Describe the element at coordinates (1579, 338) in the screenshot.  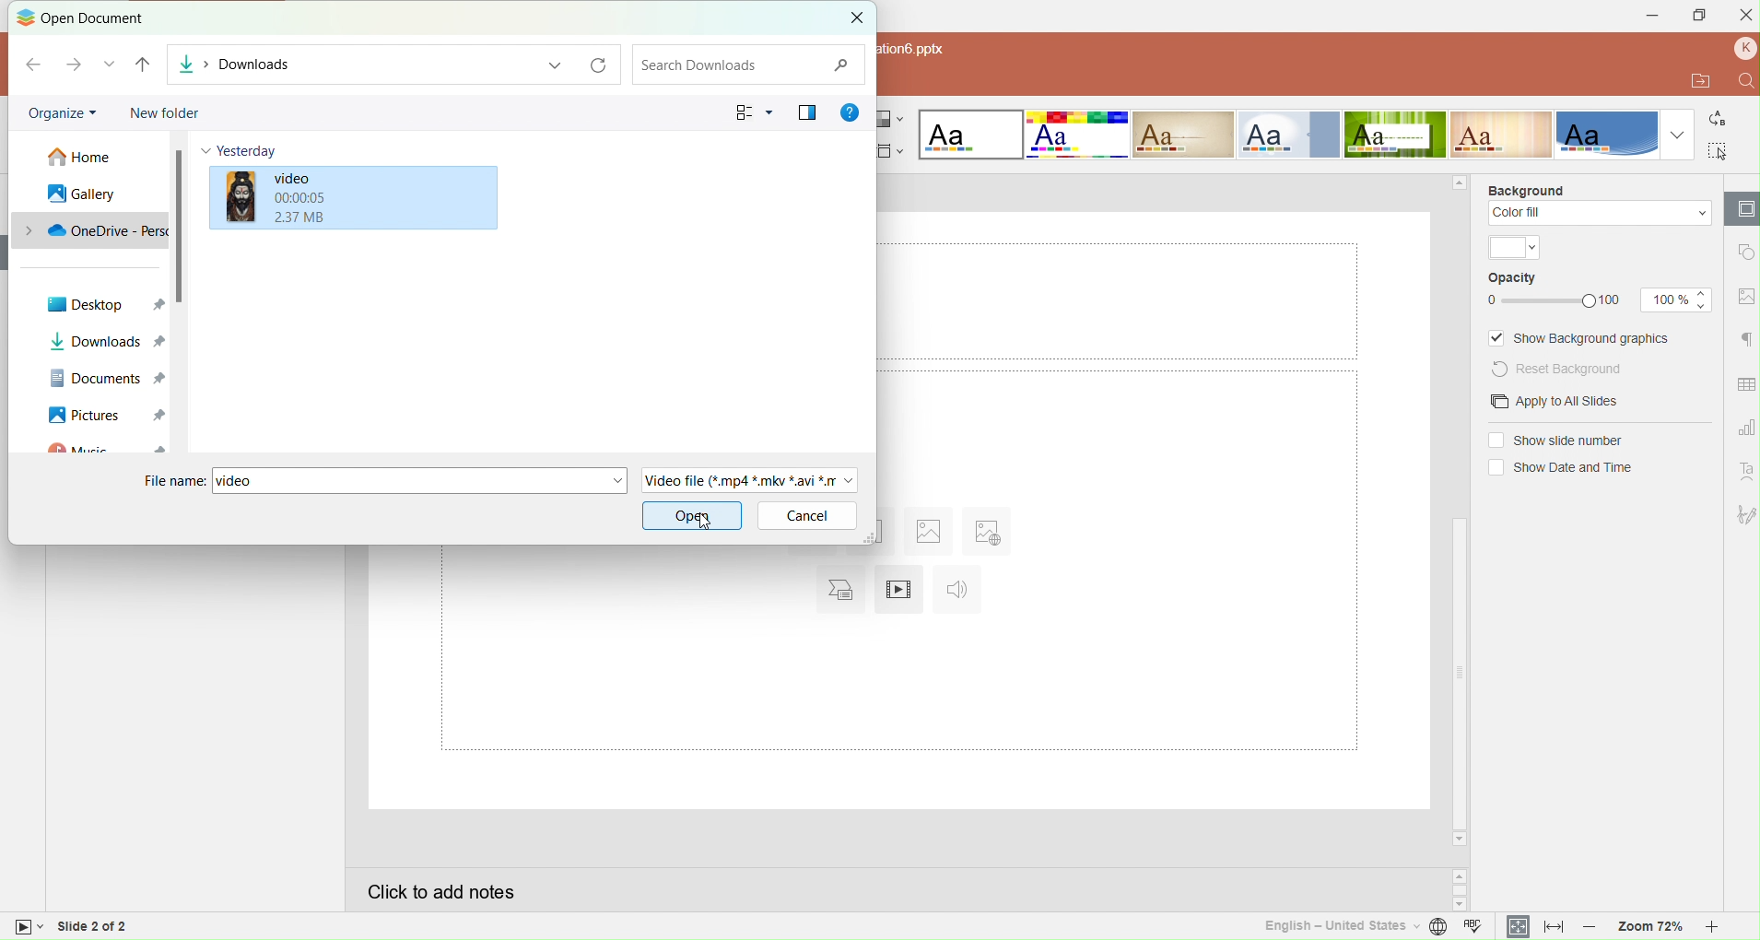
I see `Show background graphics` at that location.